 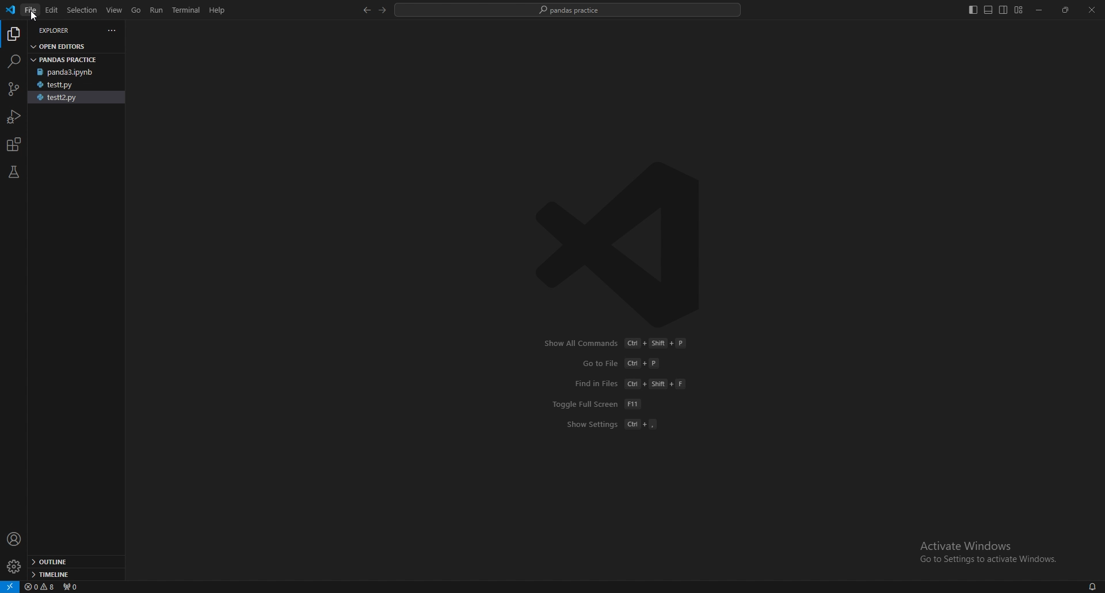 I want to click on run and debug, so click(x=15, y=117).